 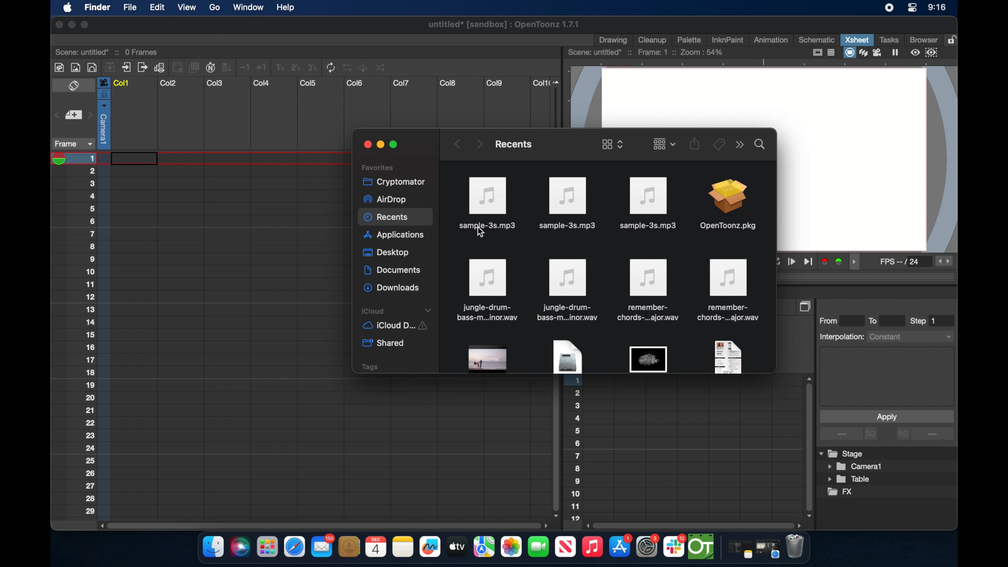 What do you see at coordinates (393, 270) in the screenshot?
I see `documents` at bounding box center [393, 270].